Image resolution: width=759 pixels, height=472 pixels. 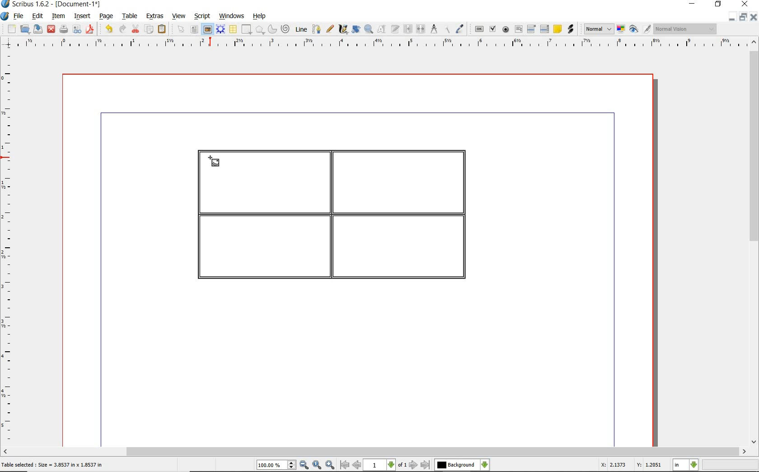 What do you see at coordinates (408, 29) in the screenshot?
I see `link text frames` at bounding box center [408, 29].